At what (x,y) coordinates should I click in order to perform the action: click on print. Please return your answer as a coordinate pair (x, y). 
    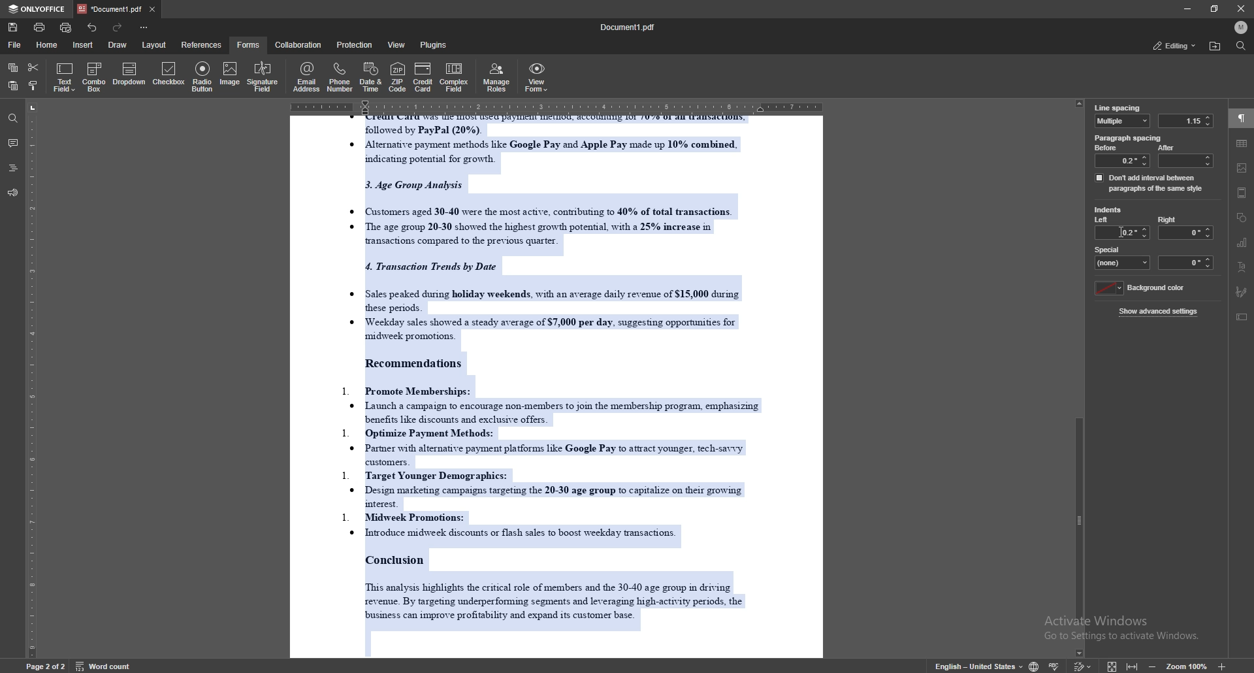
    Looking at the image, I should click on (40, 27).